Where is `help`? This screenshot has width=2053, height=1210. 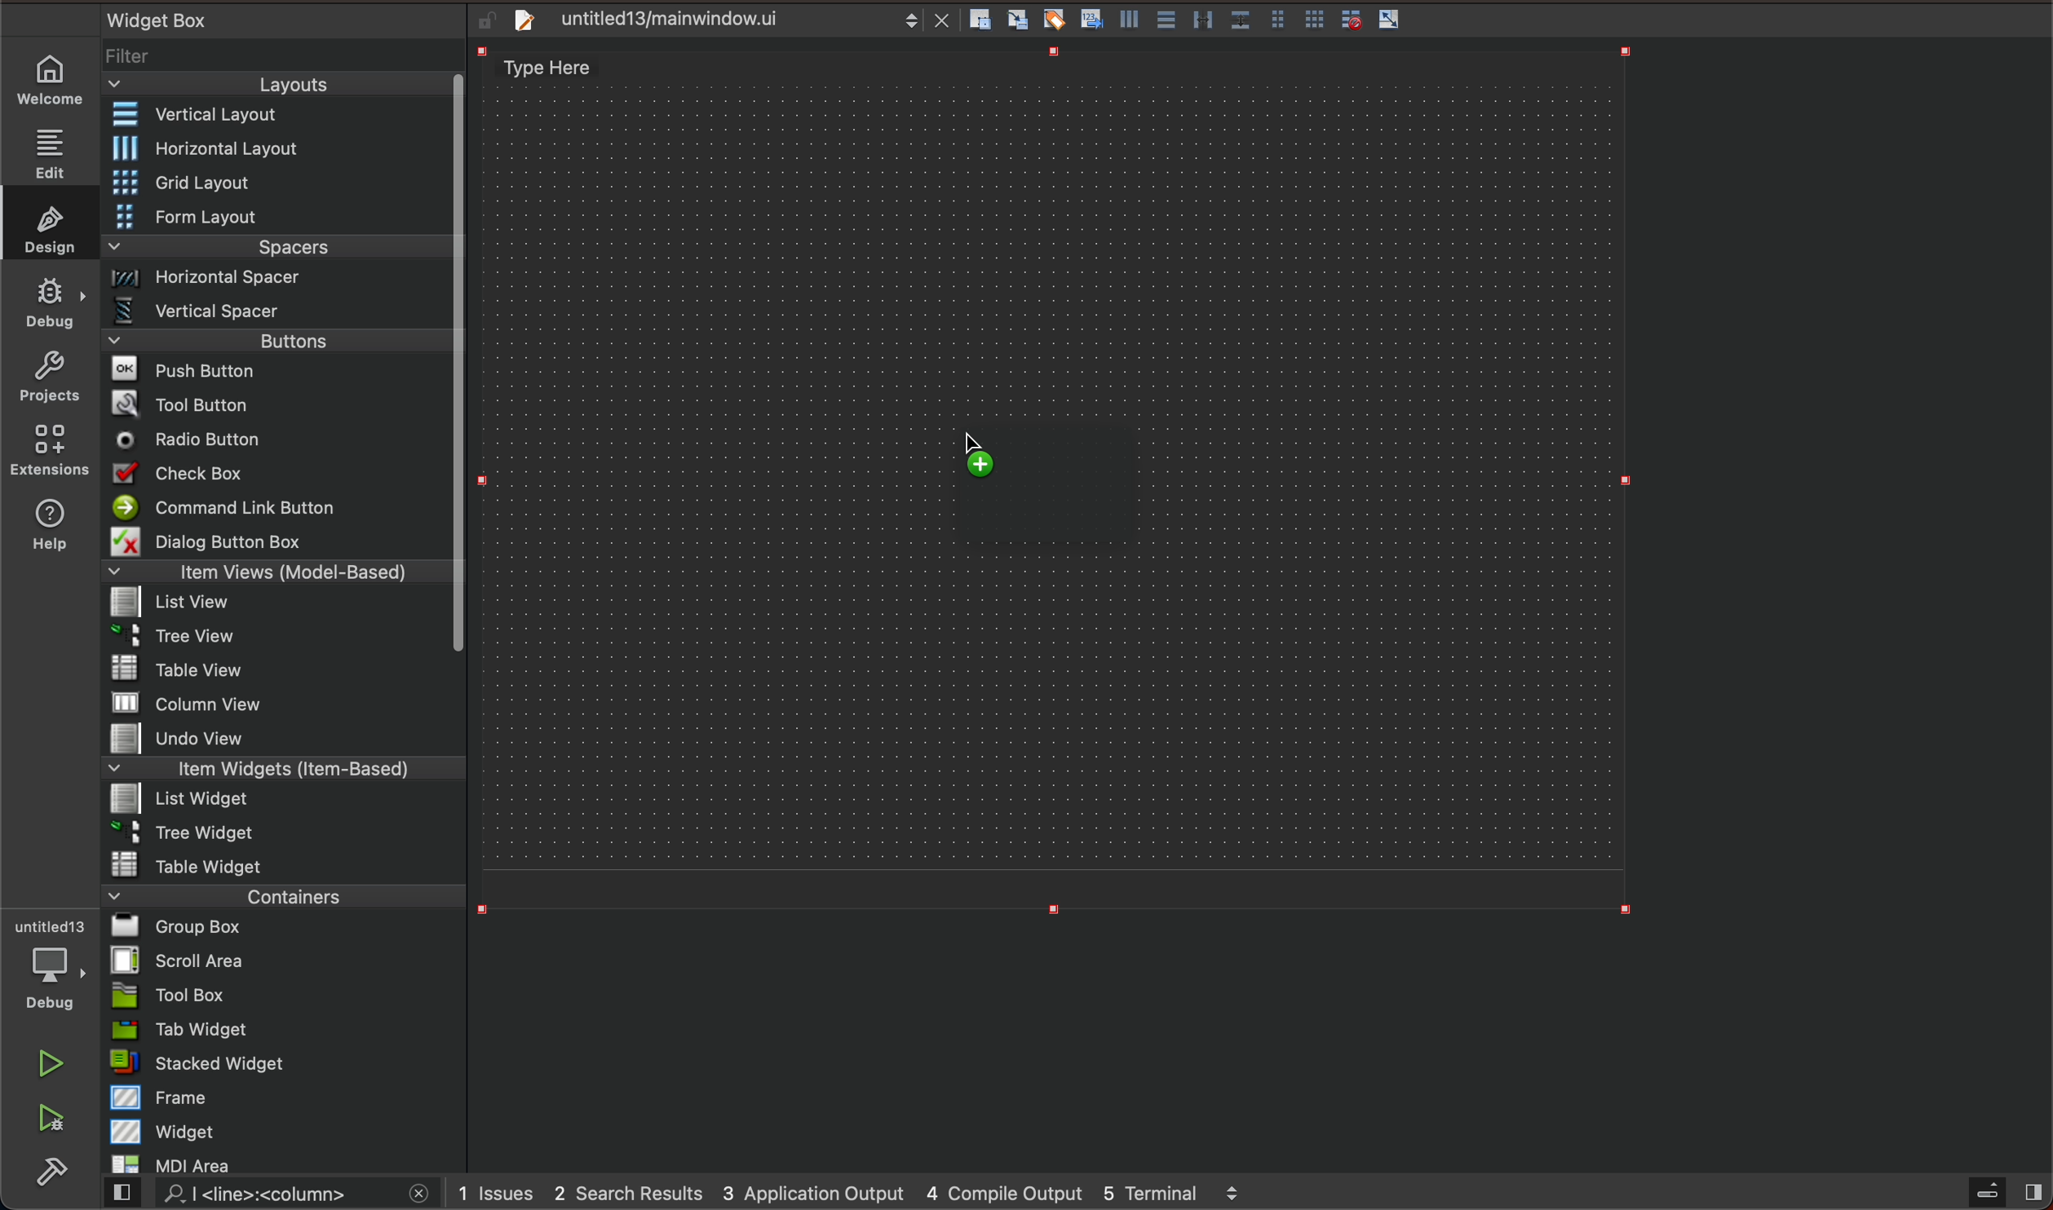
help is located at coordinates (48, 531).